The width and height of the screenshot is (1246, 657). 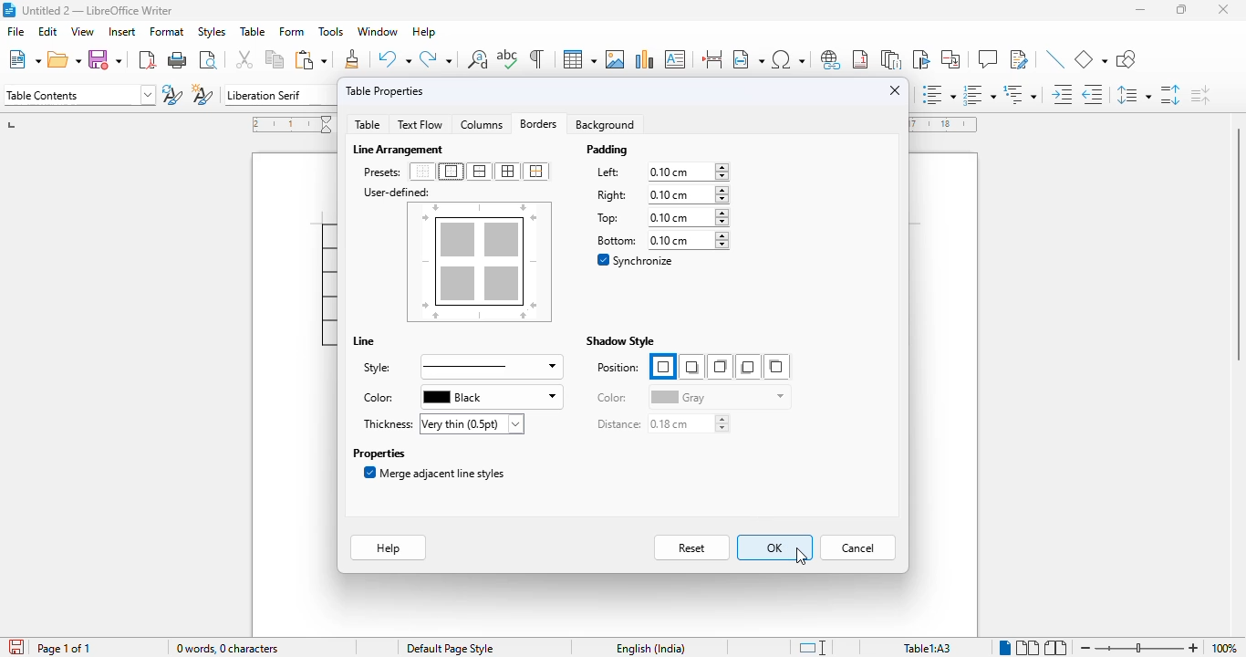 I want to click on zoom factor, so click(x=1224, y=648).